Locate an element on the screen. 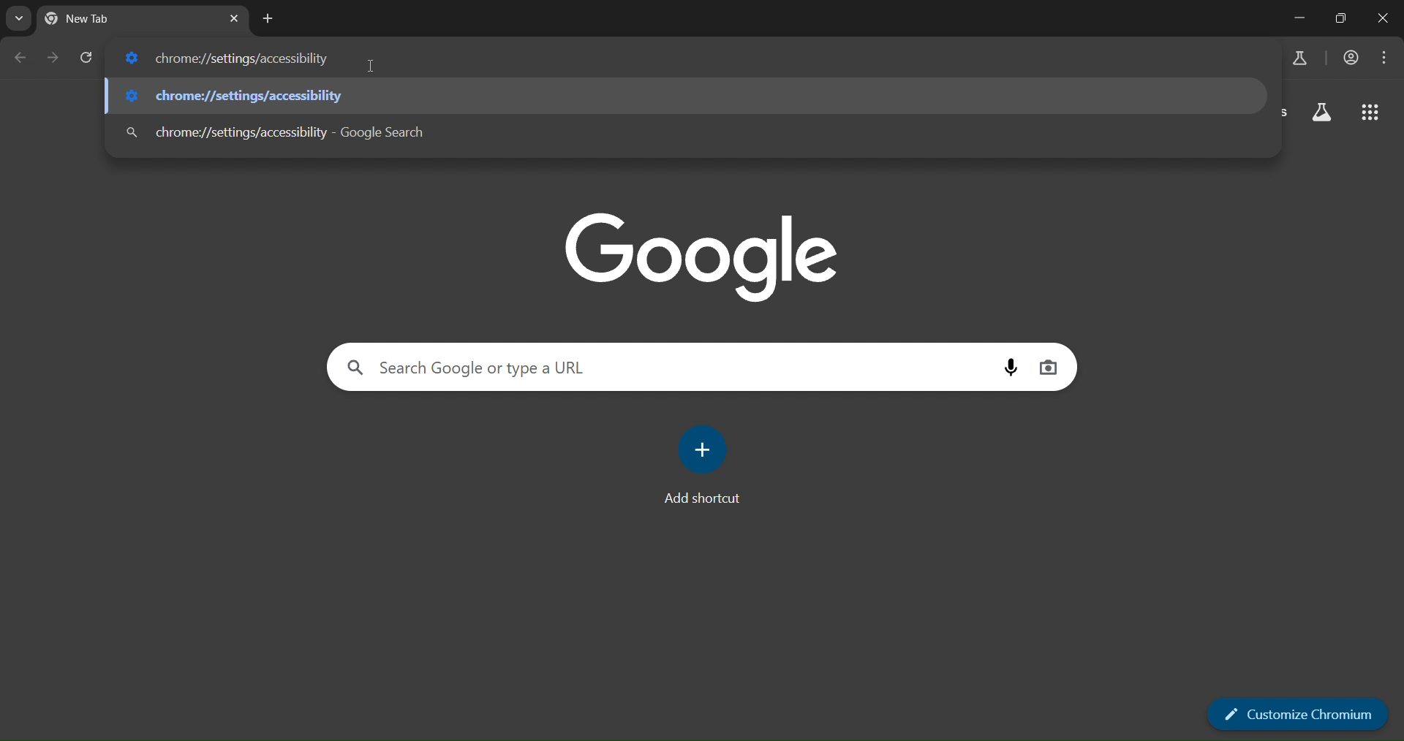 This screenshot has width=1404, height=741. close is located at coordinates (1381, 18).